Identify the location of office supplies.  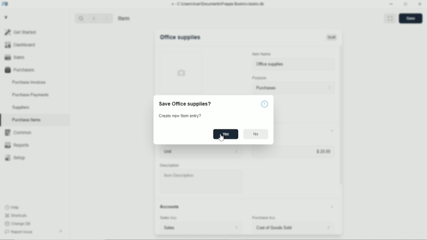
(180, 37).